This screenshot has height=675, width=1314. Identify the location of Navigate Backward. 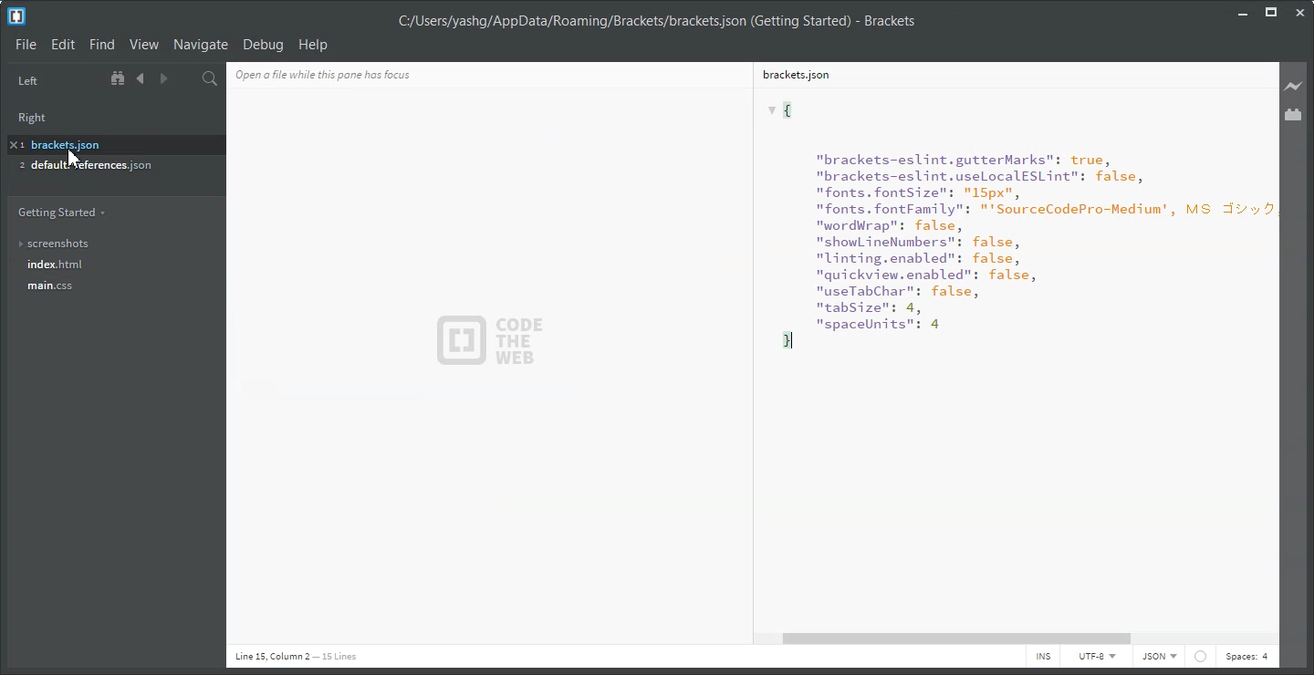
(141, 78).